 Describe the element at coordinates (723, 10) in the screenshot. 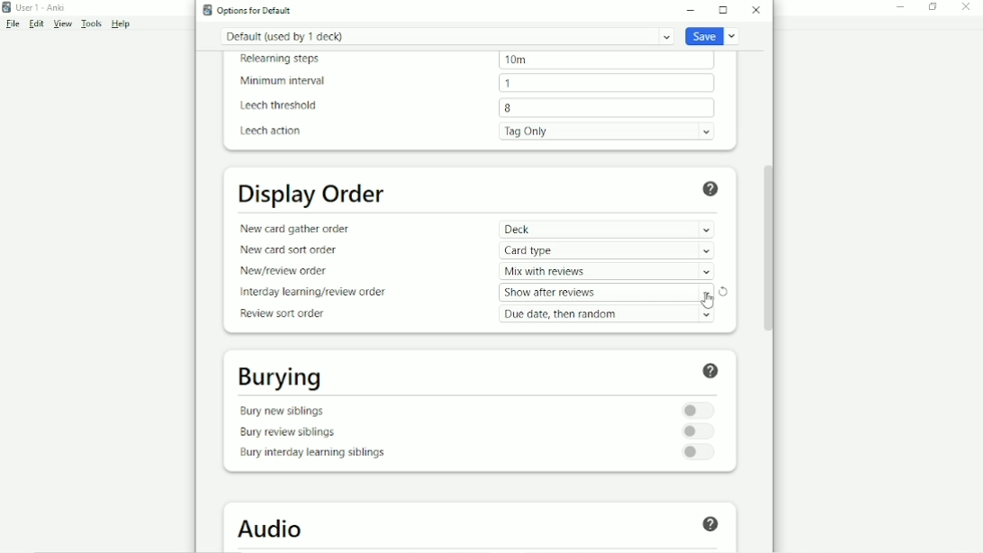

I see `Maximize` at that location.